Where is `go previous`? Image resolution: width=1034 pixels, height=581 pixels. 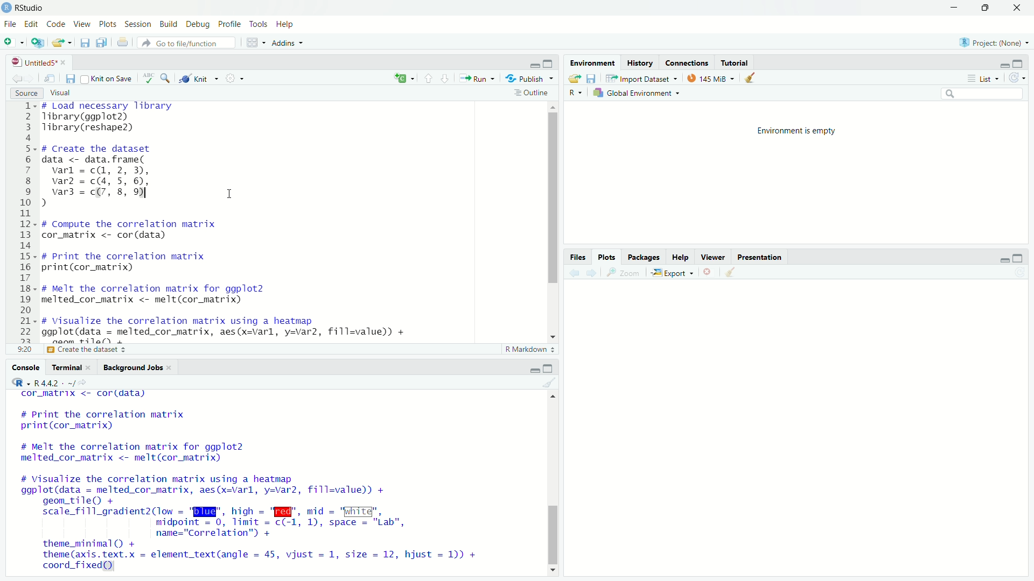
go previous is located at coordinates (17, 77).